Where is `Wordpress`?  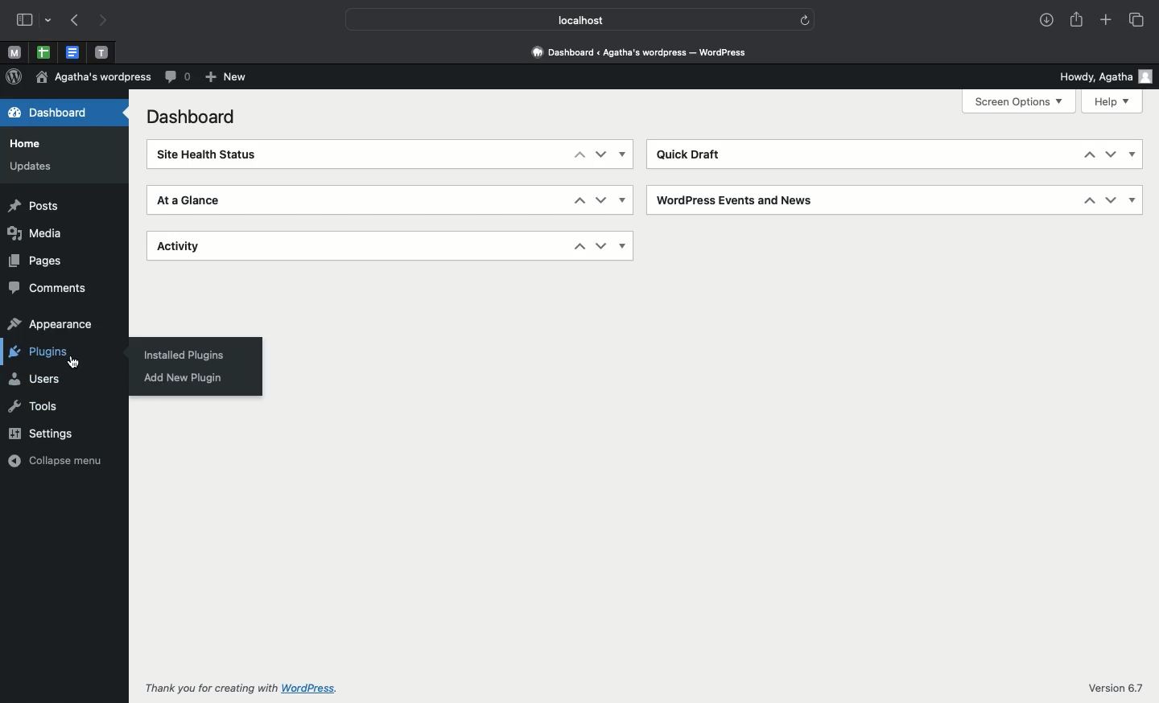
Wordpress is located at coordinates (14, 78).